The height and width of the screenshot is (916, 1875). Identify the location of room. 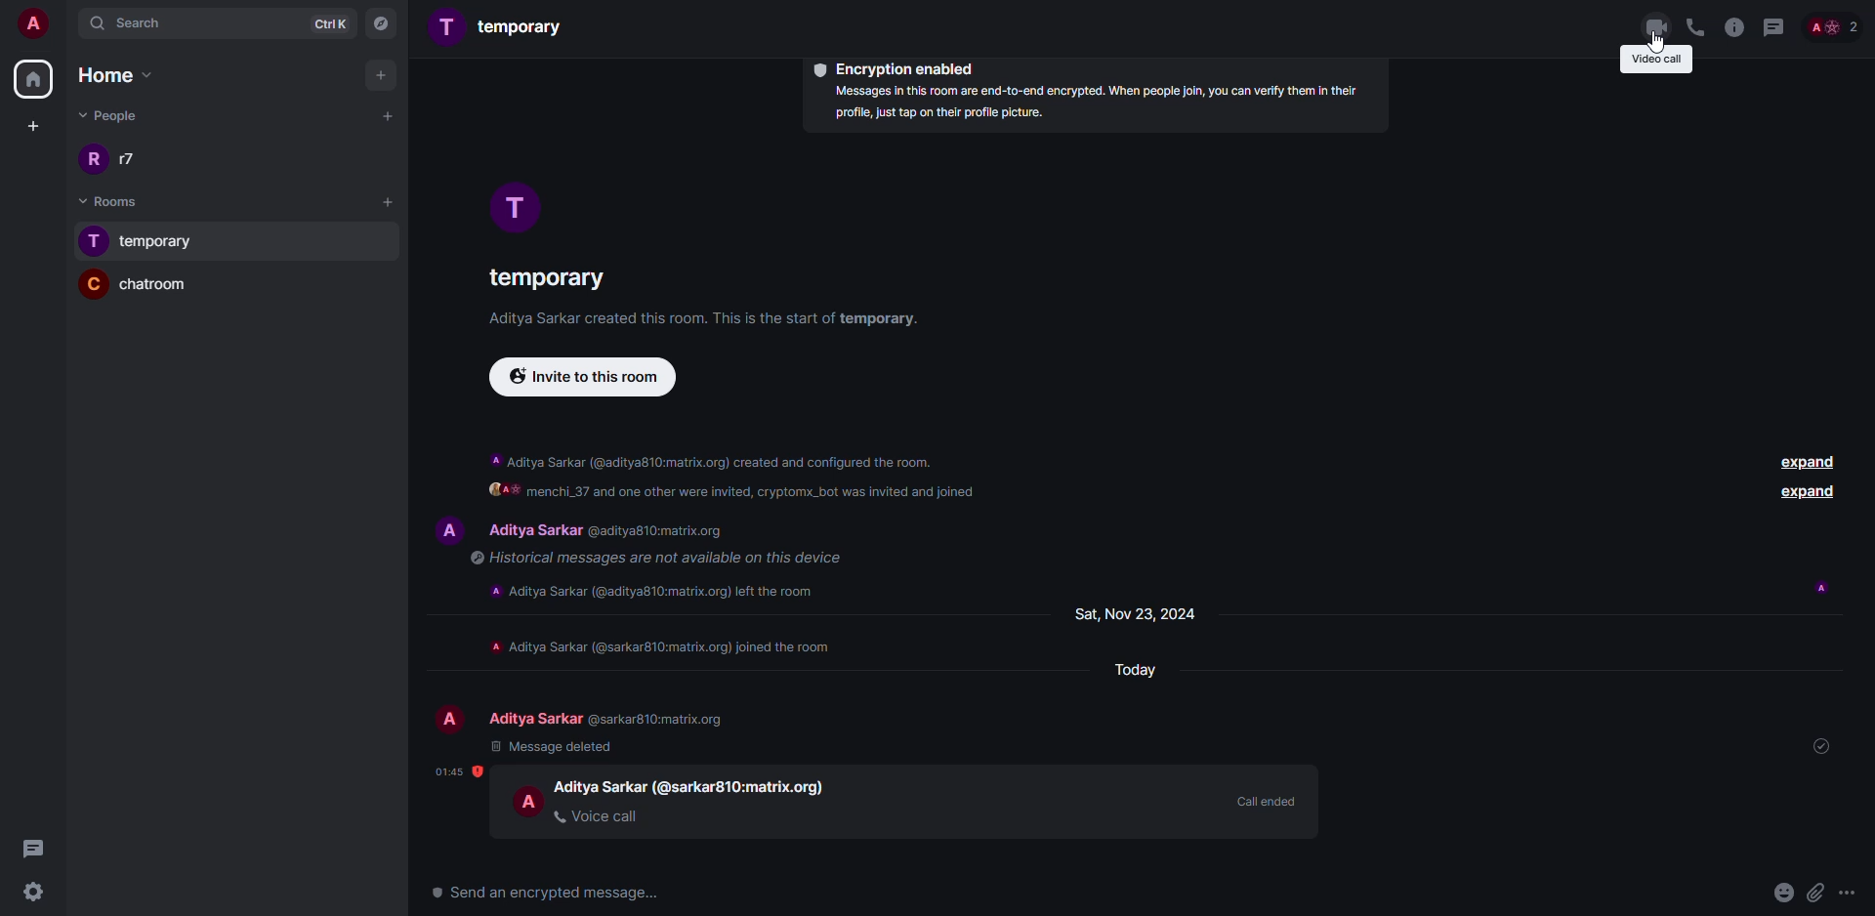
(543, 282).